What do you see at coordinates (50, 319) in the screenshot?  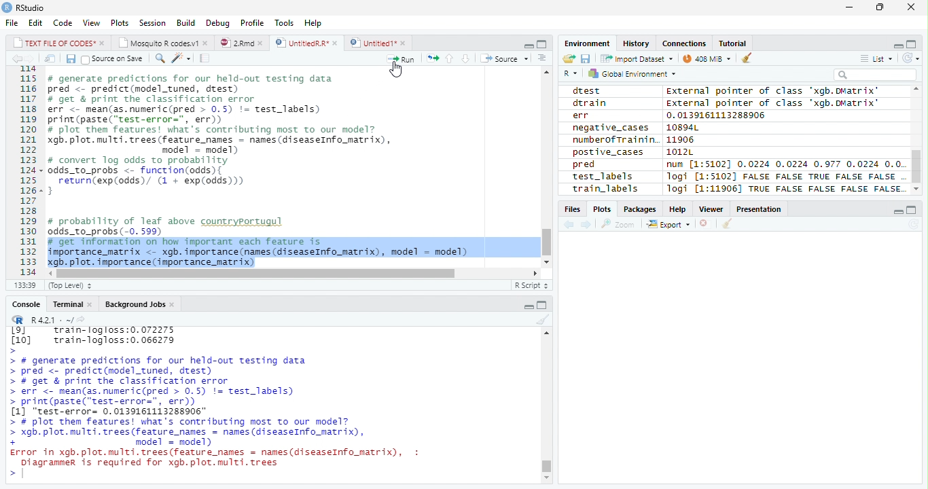 I see `R 4.2.1 .~/` at bounding box center [50, 319].